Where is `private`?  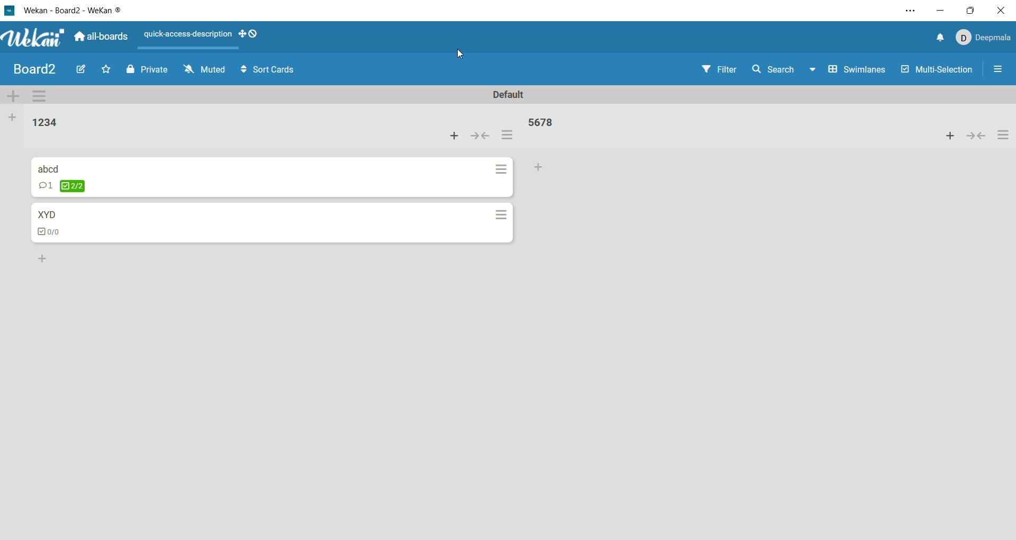
private is located at coordinates (142, 69).